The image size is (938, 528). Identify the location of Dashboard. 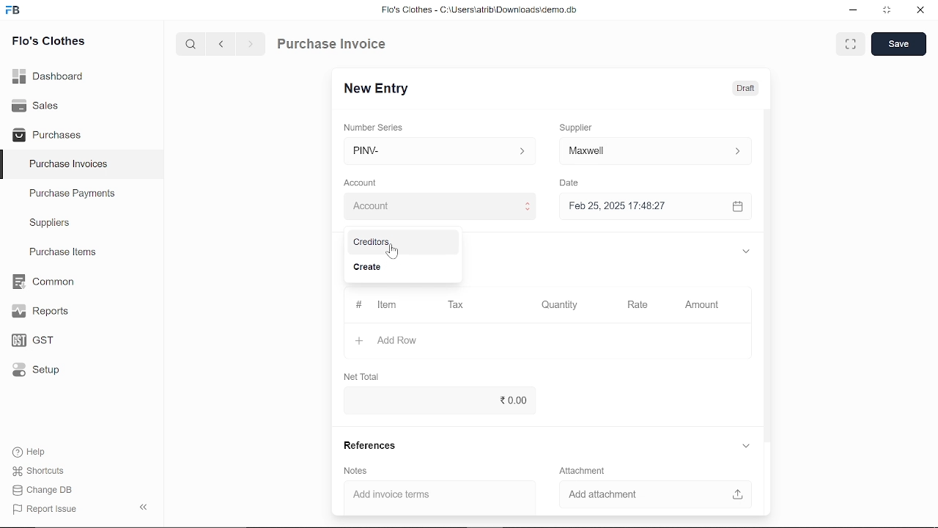
(48, 75).